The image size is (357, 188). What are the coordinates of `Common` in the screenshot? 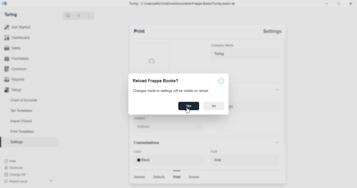 It's located at (28, 68).